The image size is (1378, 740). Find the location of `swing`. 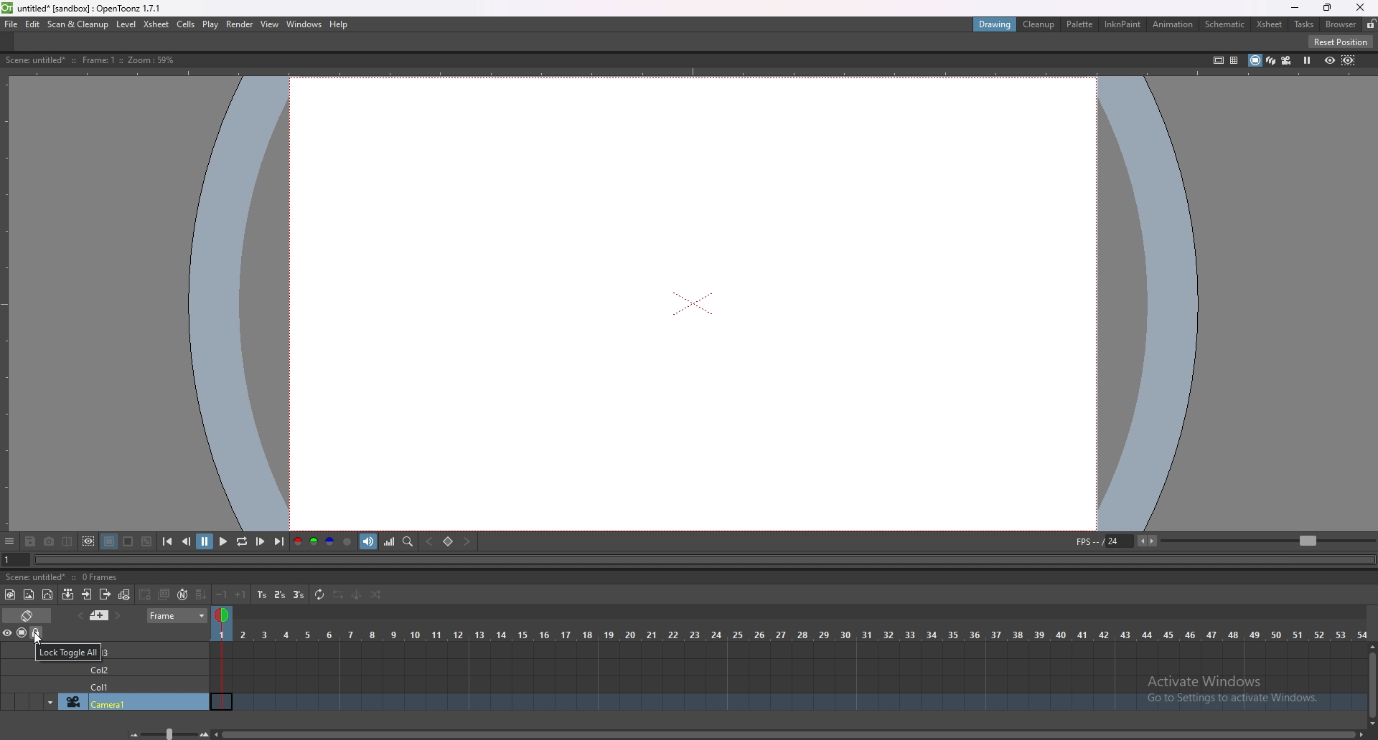

swing is located at coordinates (356, 596).